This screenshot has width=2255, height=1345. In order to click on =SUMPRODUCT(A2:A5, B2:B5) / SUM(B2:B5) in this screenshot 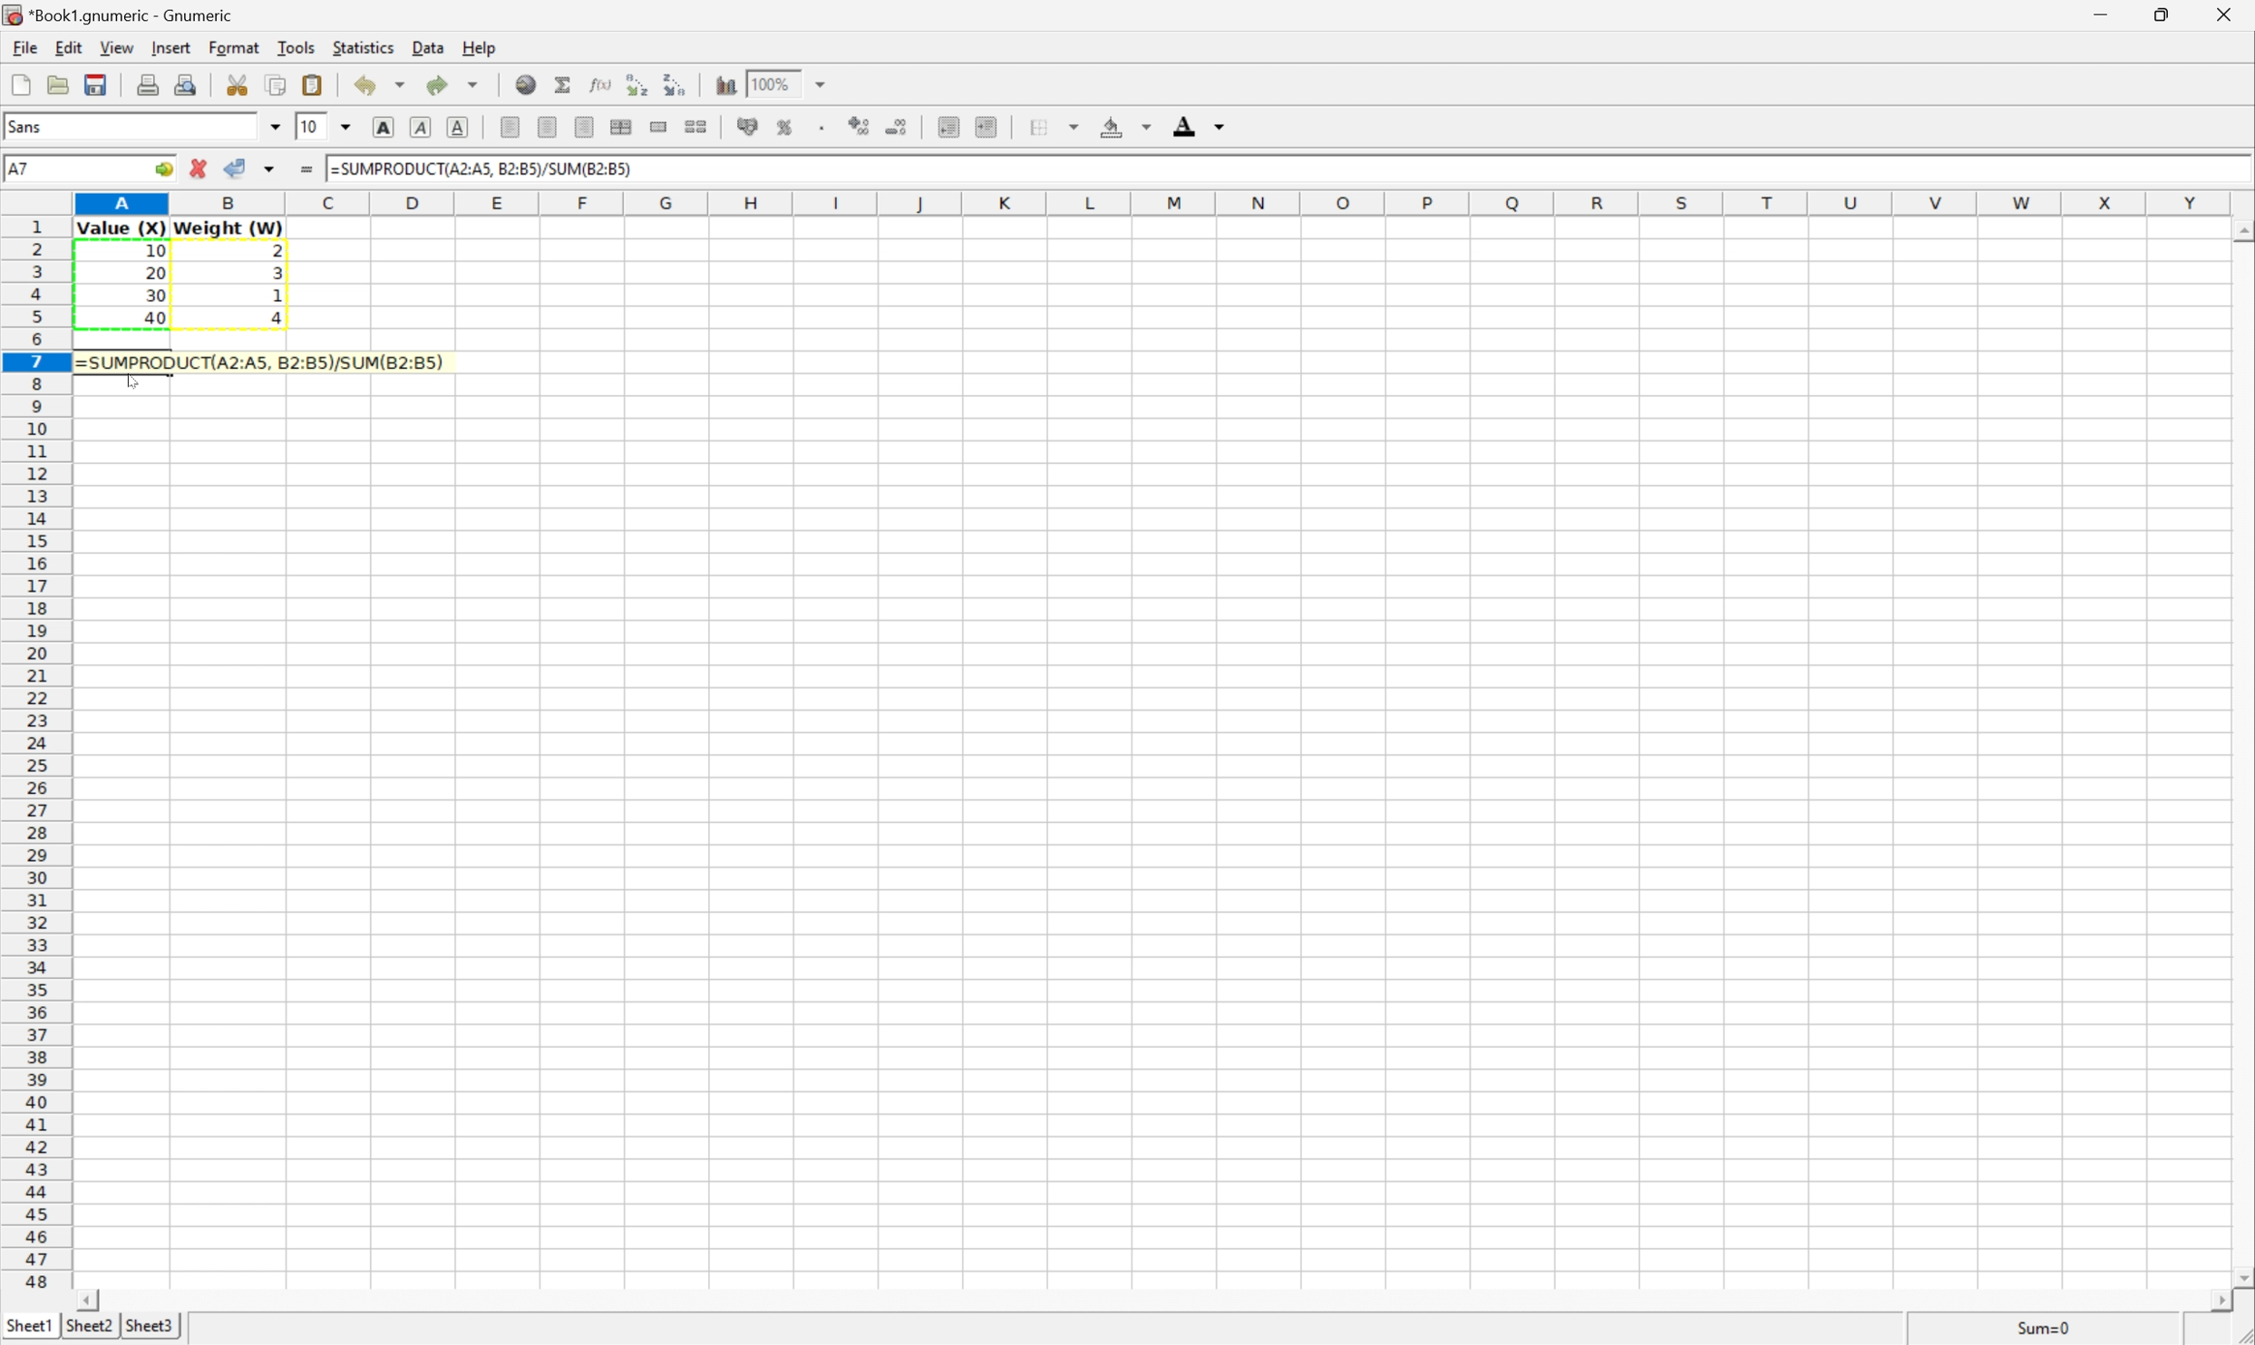, I will do `click(256, 362)`.